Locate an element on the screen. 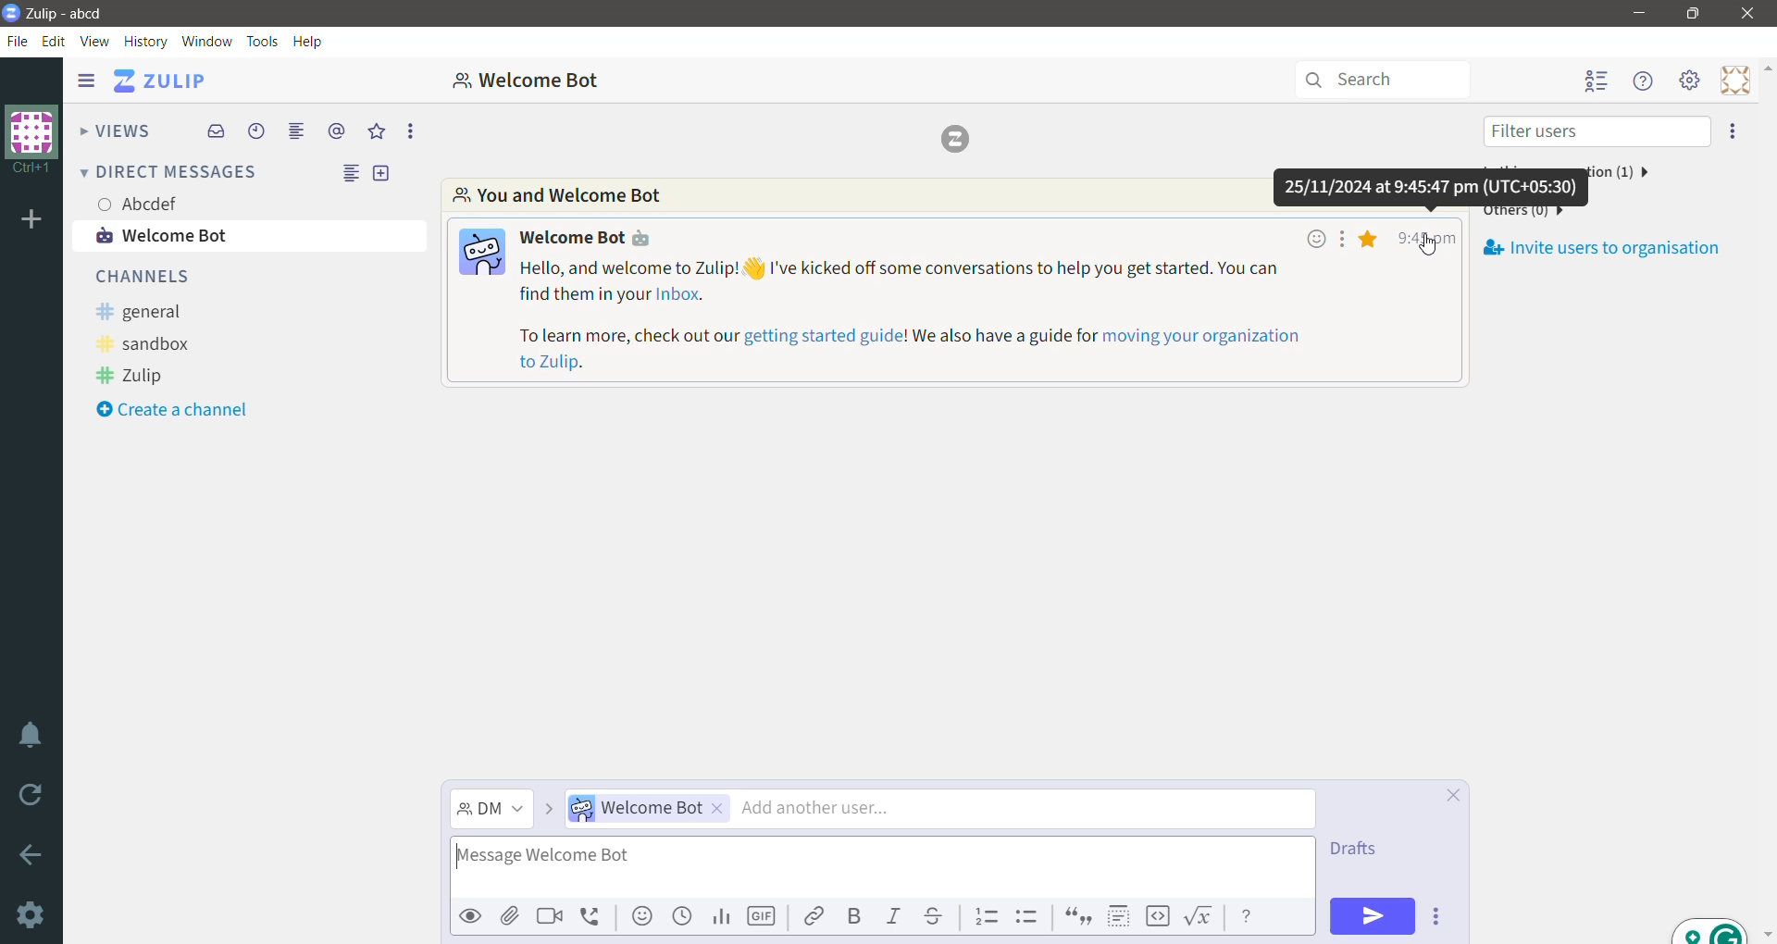 This screenshot has height=944, width=1777. Italic is located at coordinates (895, 915).